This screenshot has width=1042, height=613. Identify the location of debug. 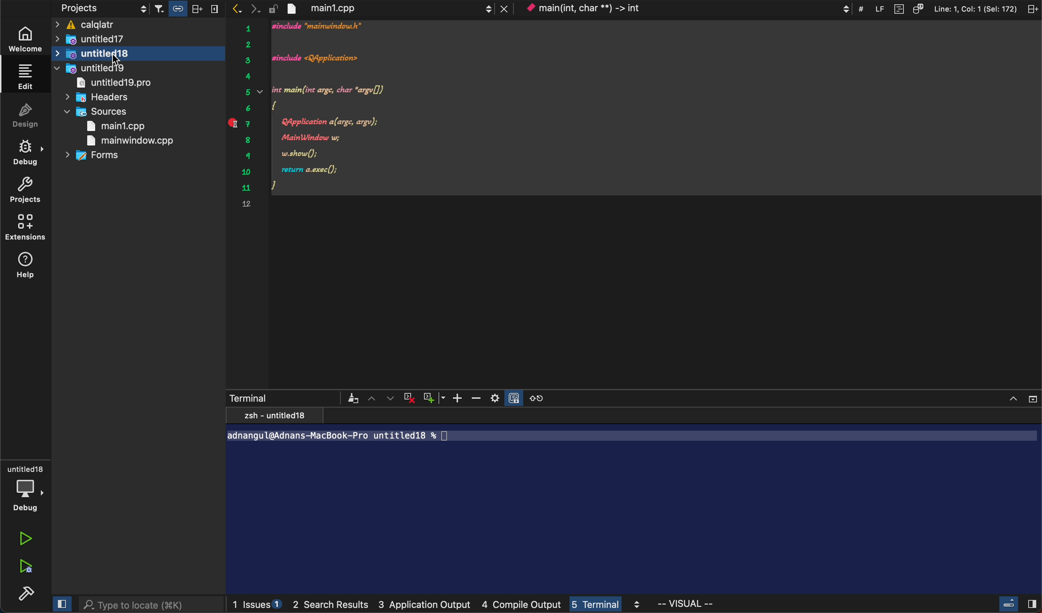
(24, 151).